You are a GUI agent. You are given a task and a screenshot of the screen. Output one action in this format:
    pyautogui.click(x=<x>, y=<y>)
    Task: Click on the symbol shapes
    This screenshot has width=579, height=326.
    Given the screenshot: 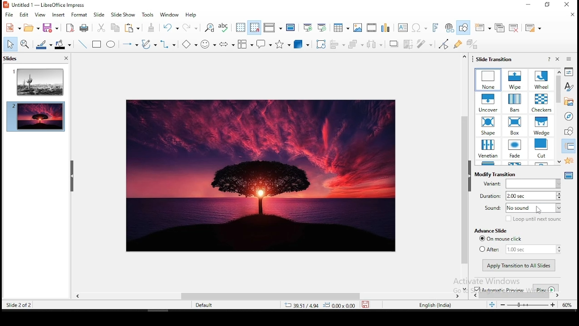 What is the action you would take?
    pyautogui.click(x=208, y=43)
    